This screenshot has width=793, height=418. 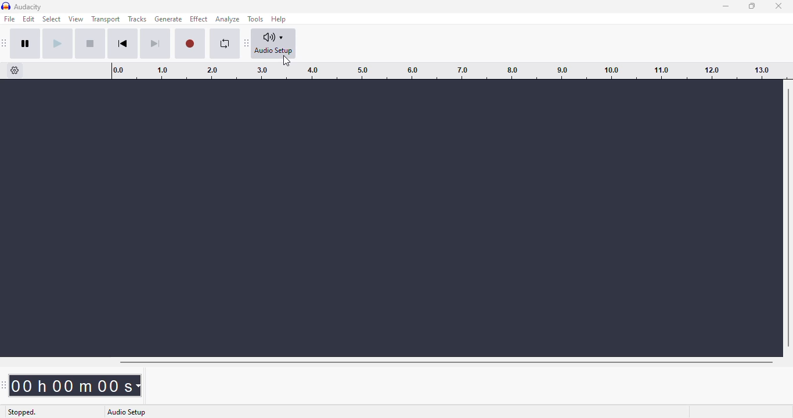 What do you see at coordinates (15, 70) in the screenshot?
I see `timeline options` at bounding box center [15, 70].